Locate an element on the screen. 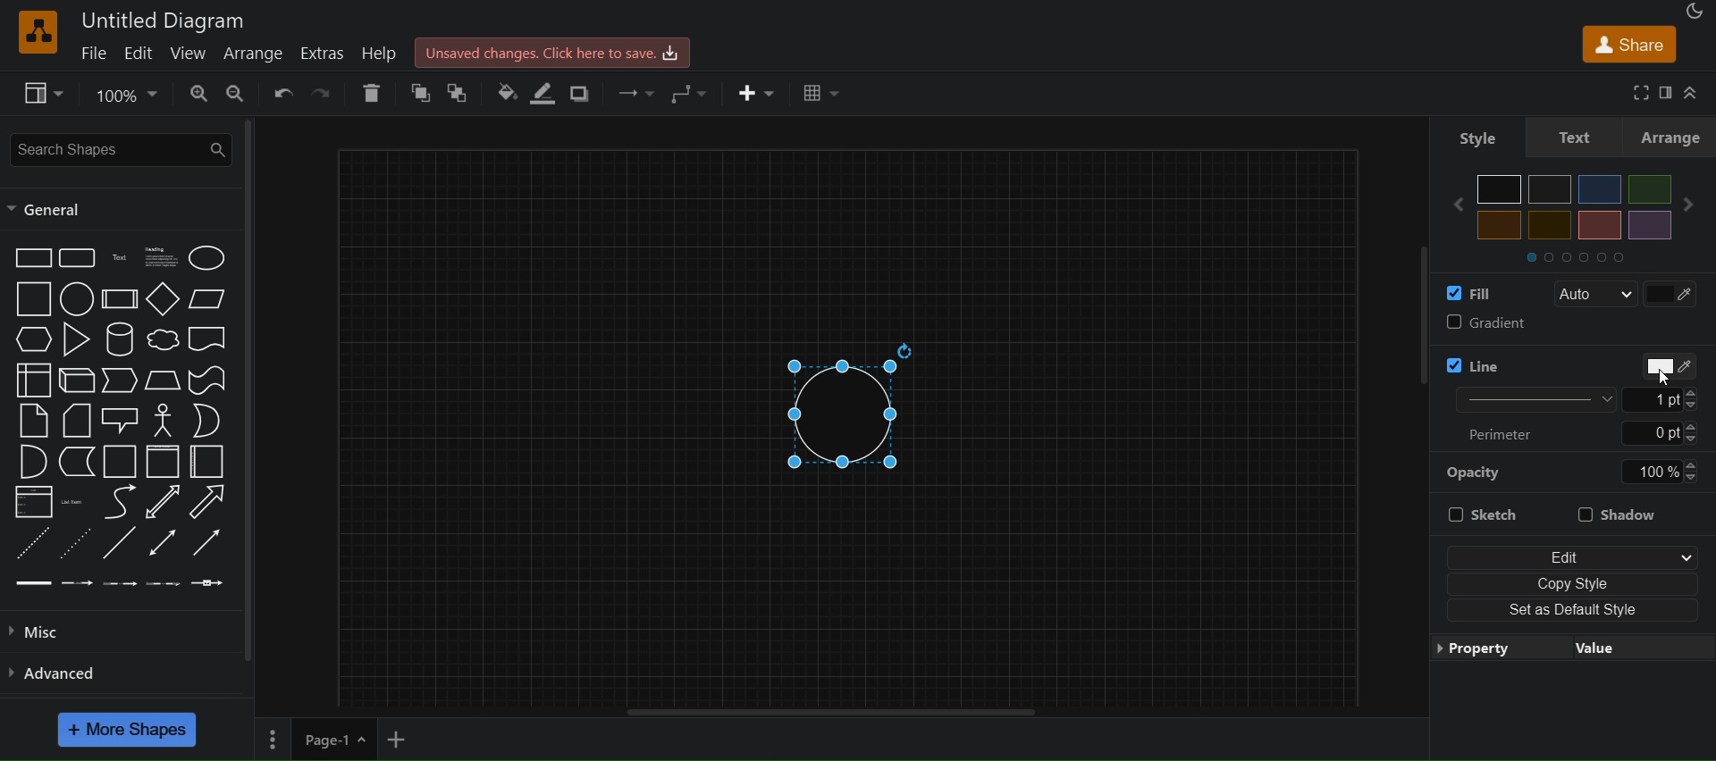  list item is located at coordinates (75, 502).